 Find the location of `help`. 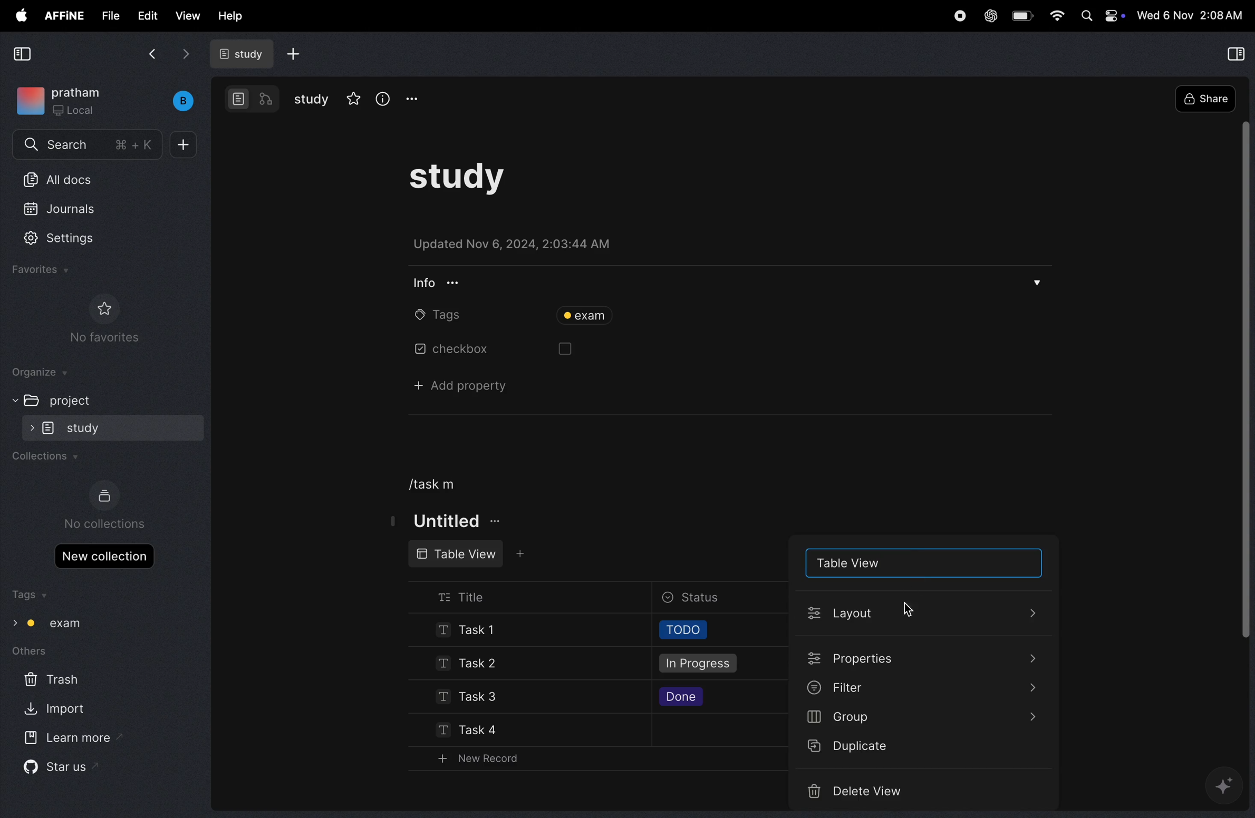

help is located at coordinates (233, 16).